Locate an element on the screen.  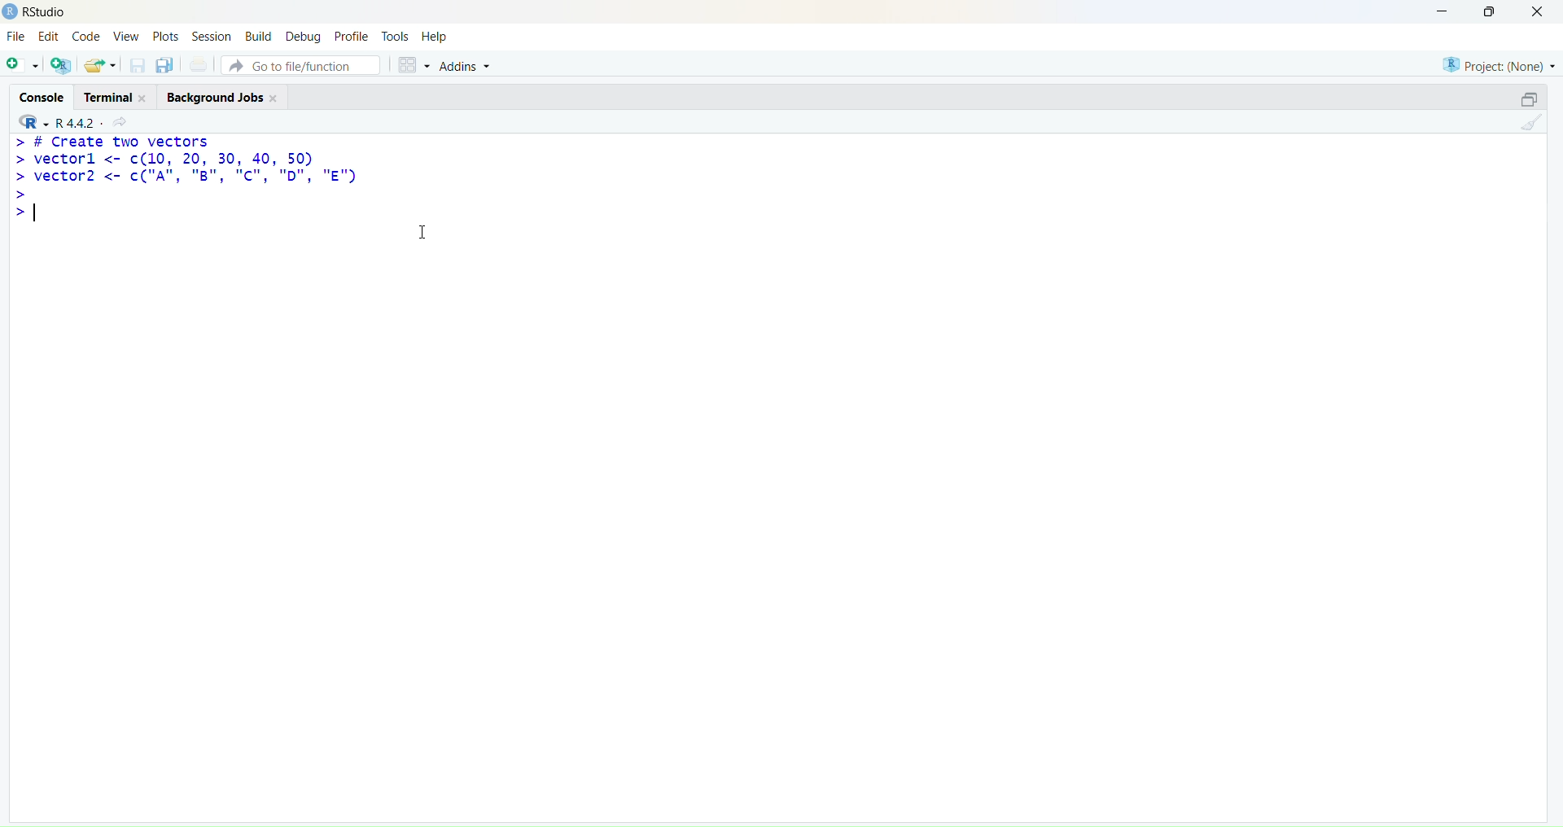
Session is located at coordinates (210, 35).